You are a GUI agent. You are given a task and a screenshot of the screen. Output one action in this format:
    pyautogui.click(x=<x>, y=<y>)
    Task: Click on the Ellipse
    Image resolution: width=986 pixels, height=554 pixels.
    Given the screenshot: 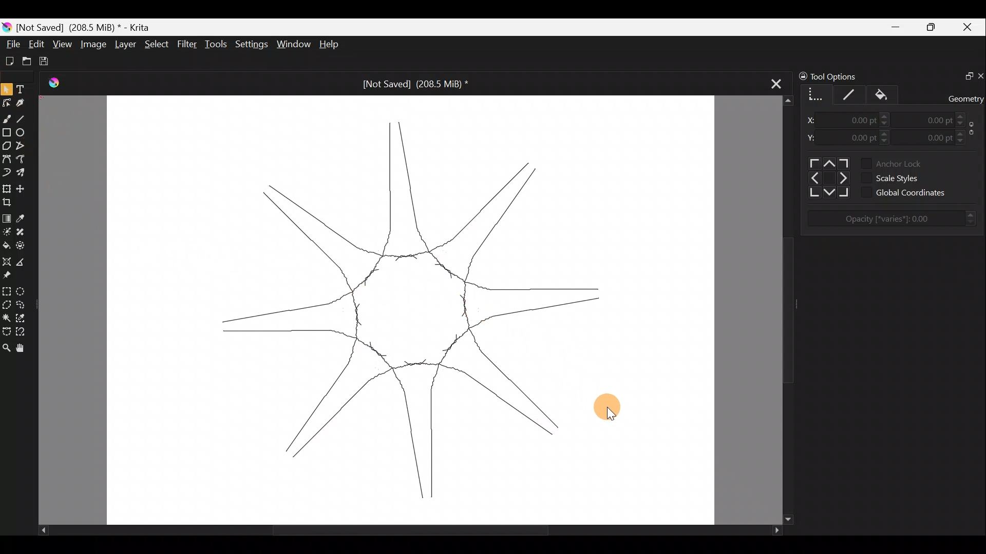 What is the action you would take?
    pyautogui.click(x=21, y=132)
    